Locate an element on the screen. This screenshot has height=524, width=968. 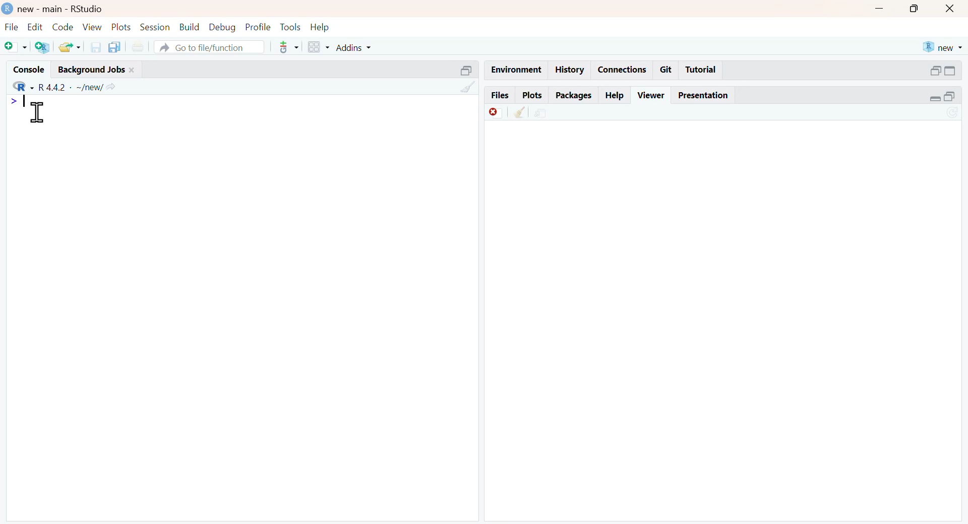
open in separate window is located at coordinates (934, 71).